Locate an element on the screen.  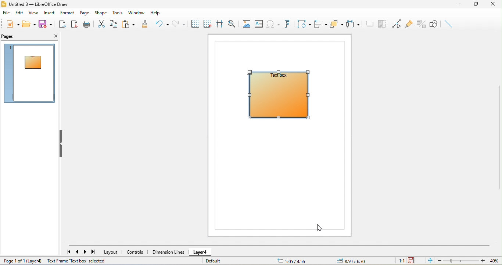
layer 4 is located at coordinates (36, 261).